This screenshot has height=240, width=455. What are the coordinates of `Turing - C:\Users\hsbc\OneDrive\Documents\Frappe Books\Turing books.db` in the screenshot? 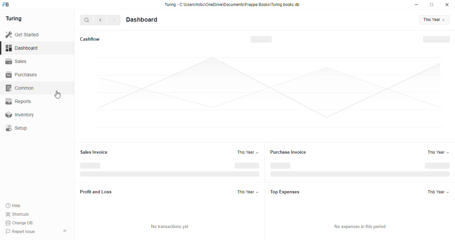 It's located at (232, 5).